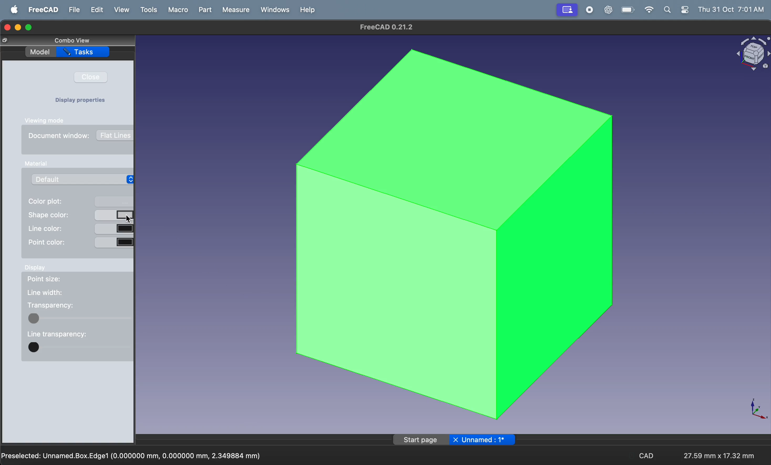 Image resolution: width=771 pixels, height=465 pixels. I want to click on view, so click(124, 10).